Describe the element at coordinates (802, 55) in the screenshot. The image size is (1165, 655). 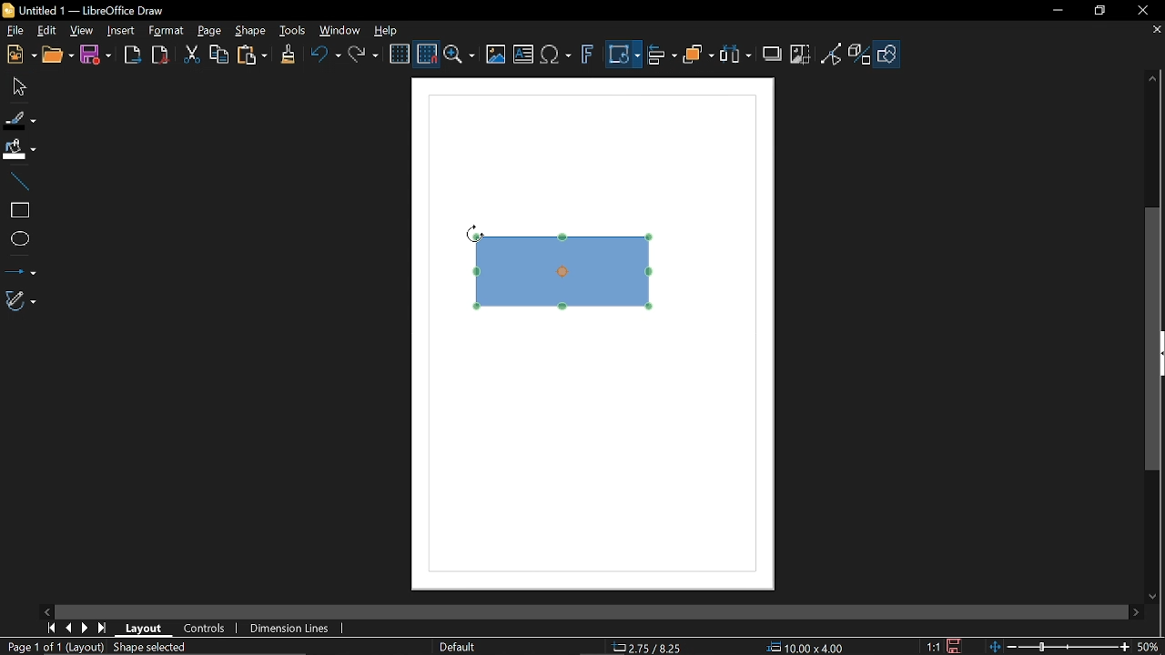
I see `Crop` at that location.